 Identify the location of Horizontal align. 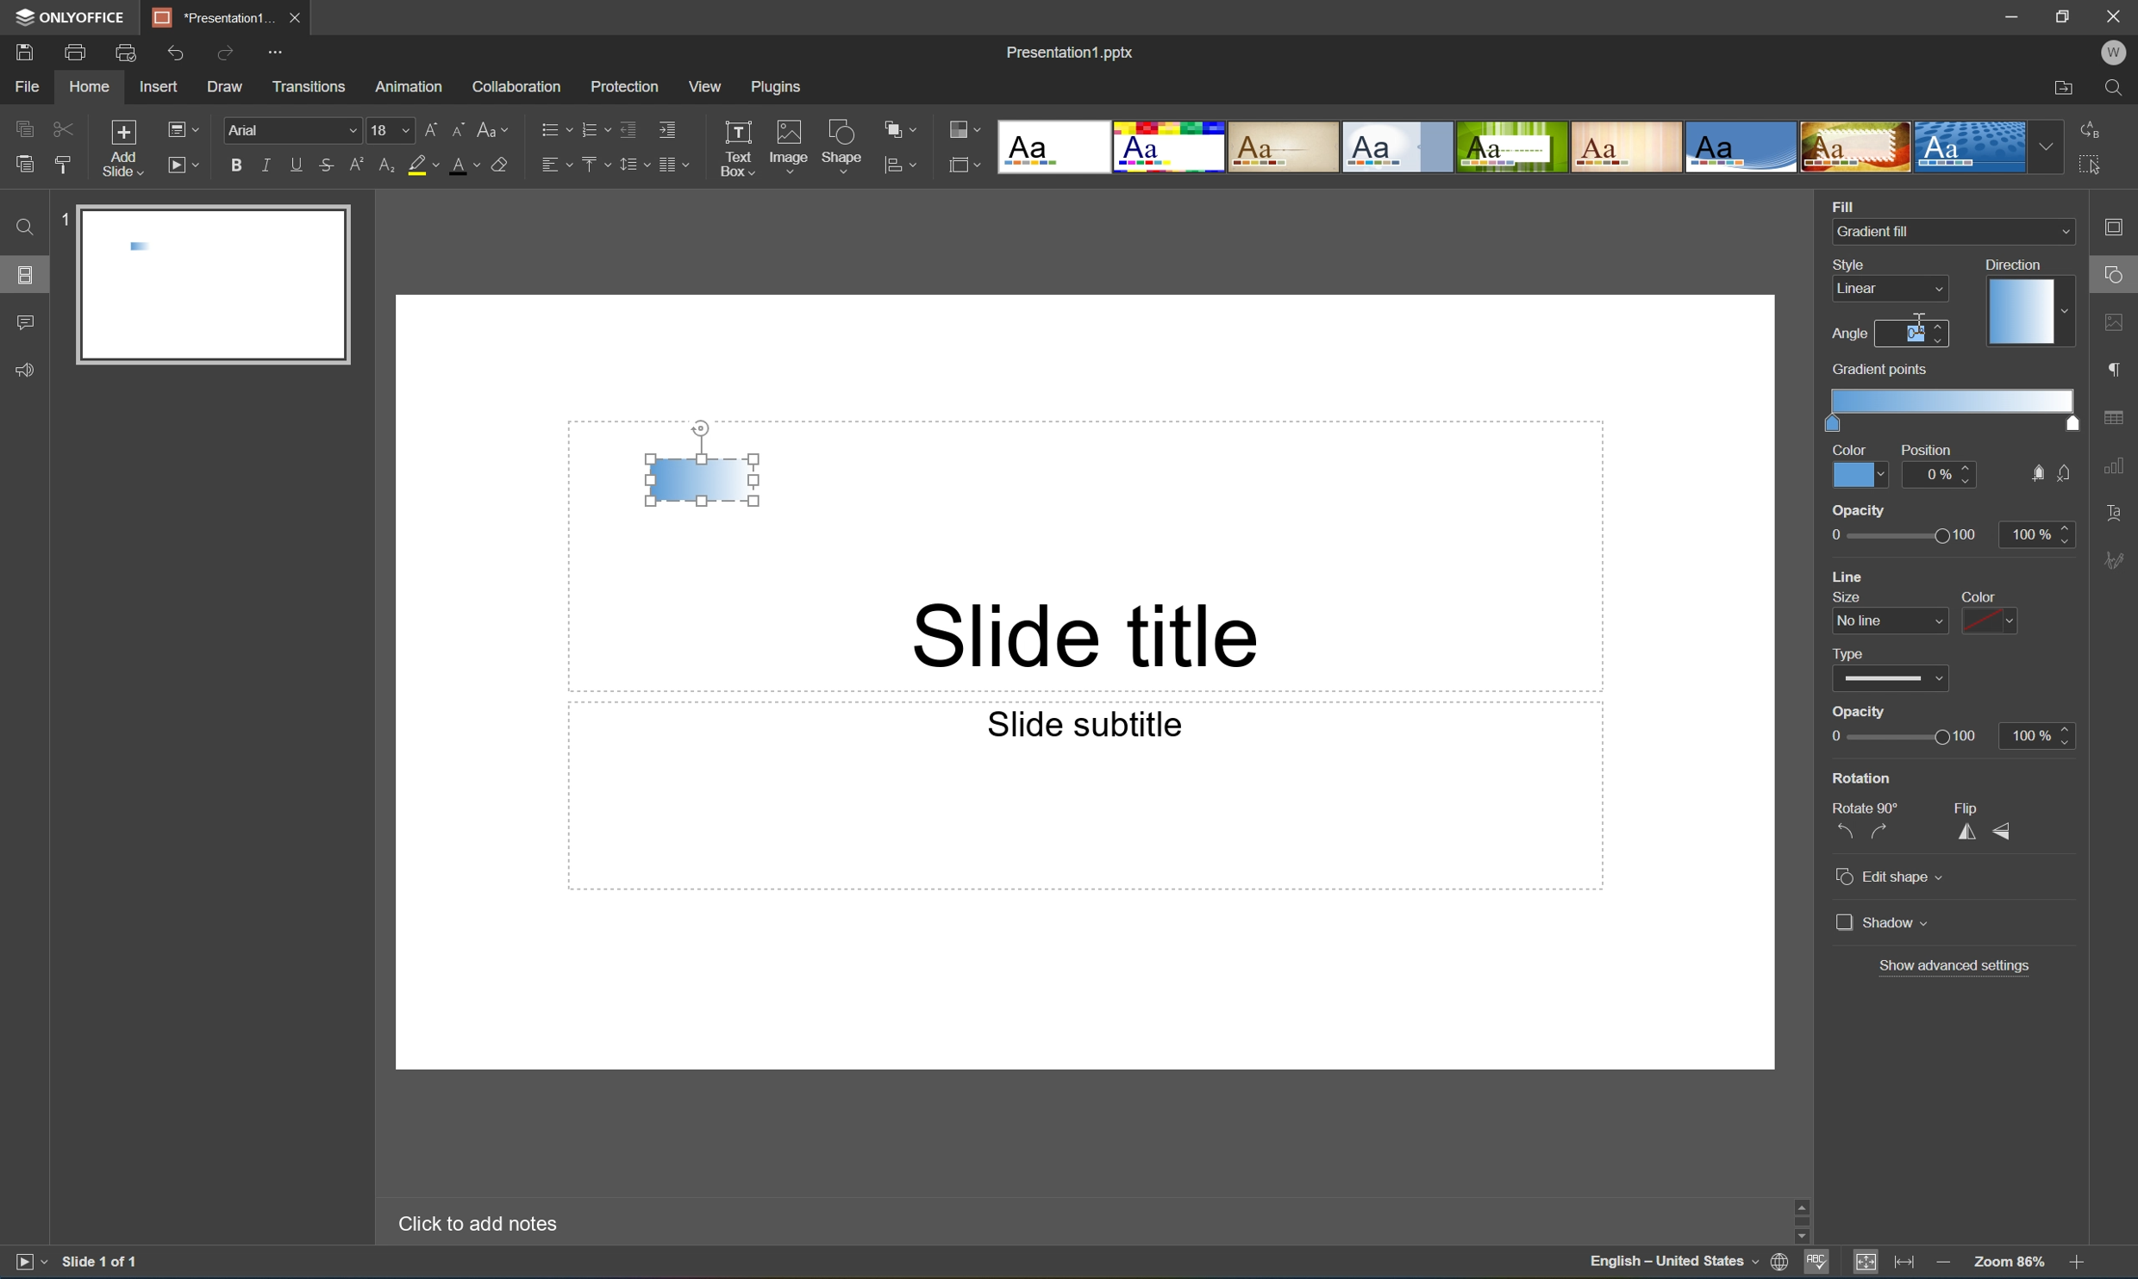
(556, 166).